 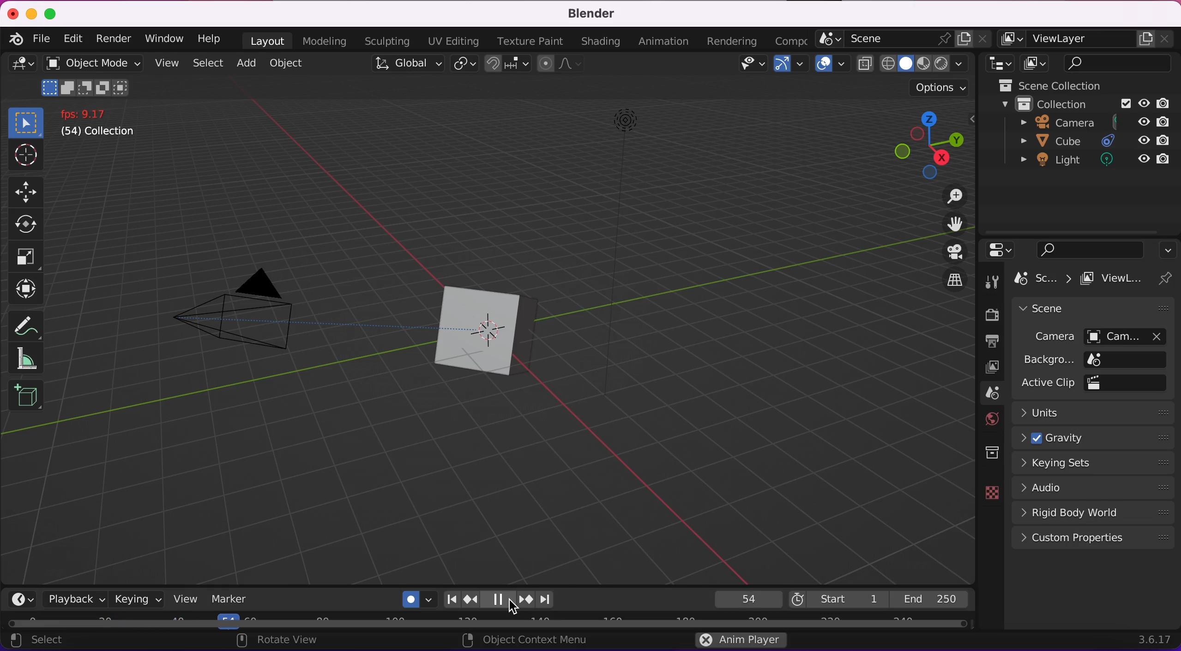 What do you see at coordinates (923, 64) in the screenshot?
I see `shading` at bounding box center [923, 64].